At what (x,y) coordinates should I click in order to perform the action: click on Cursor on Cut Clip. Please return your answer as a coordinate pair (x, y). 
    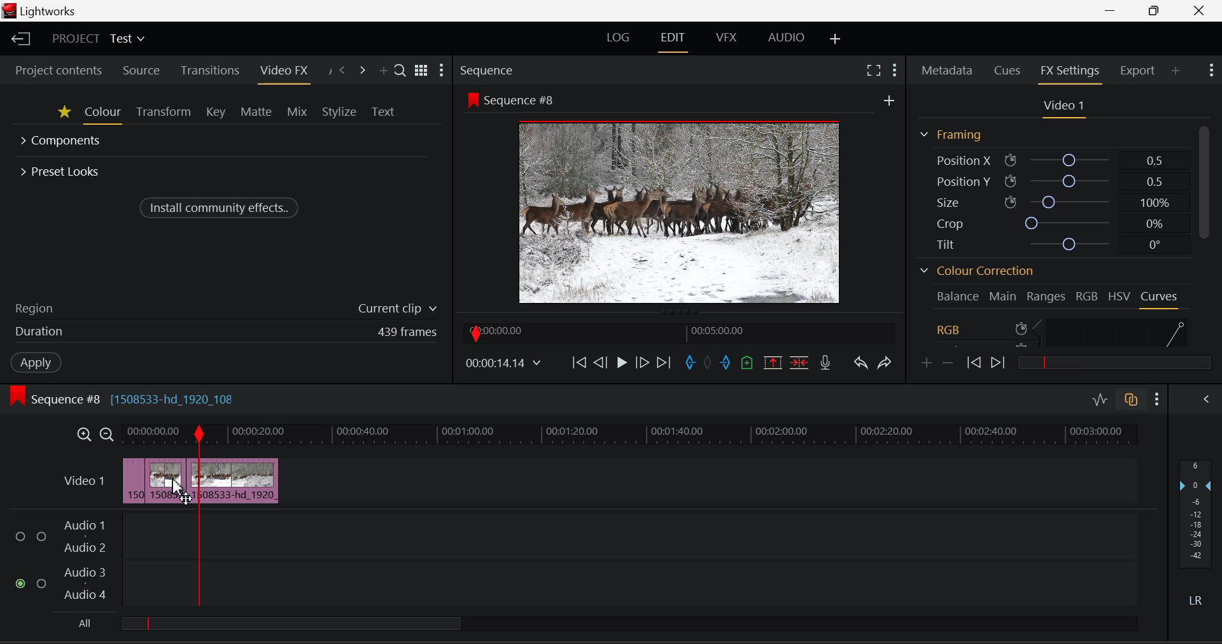
    Looking at the image, I should click on (176, 485).